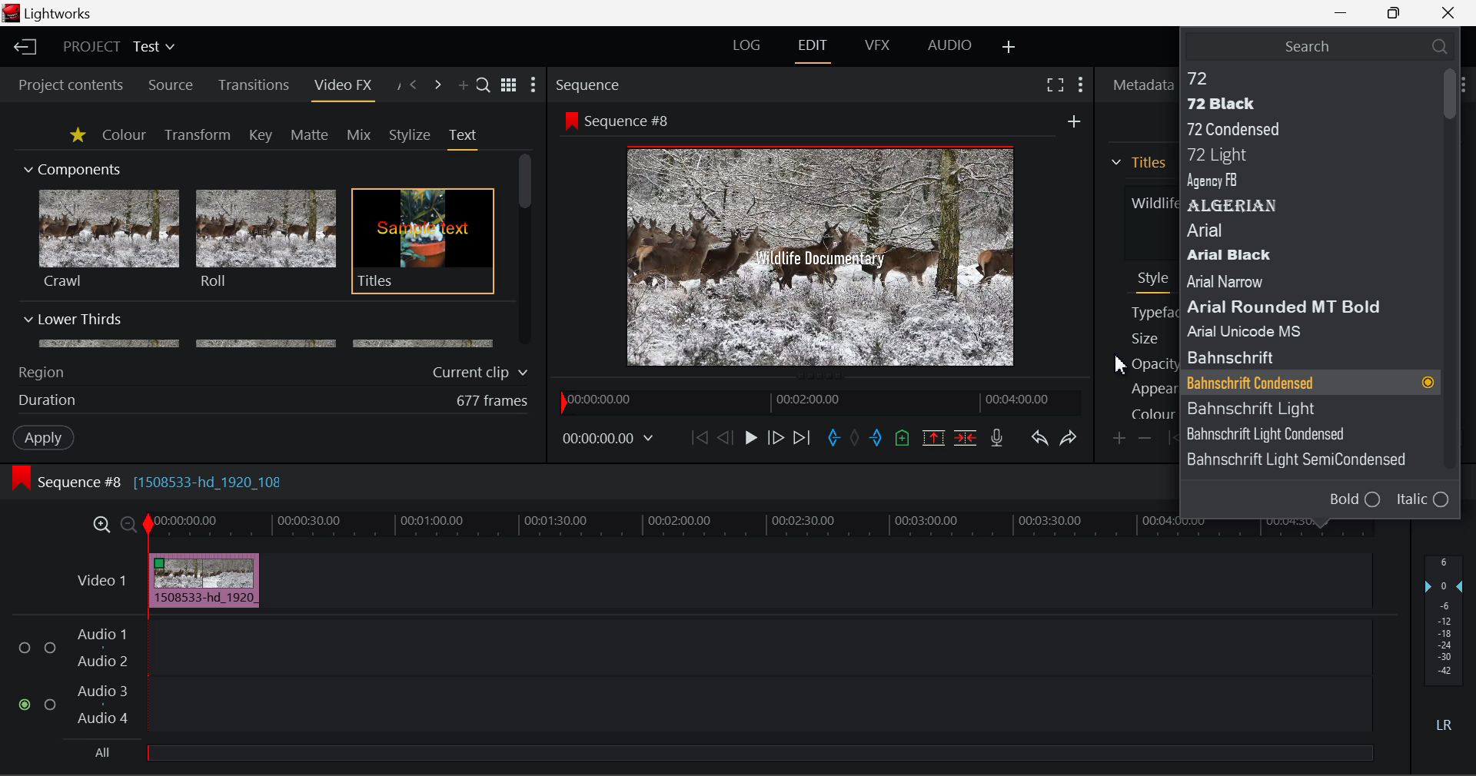 This screenshot has height=776, width=1476. What do you see at coordinates (493, 402) in the screenshot?
I see `677 frames` at bounding box center [493, 402].